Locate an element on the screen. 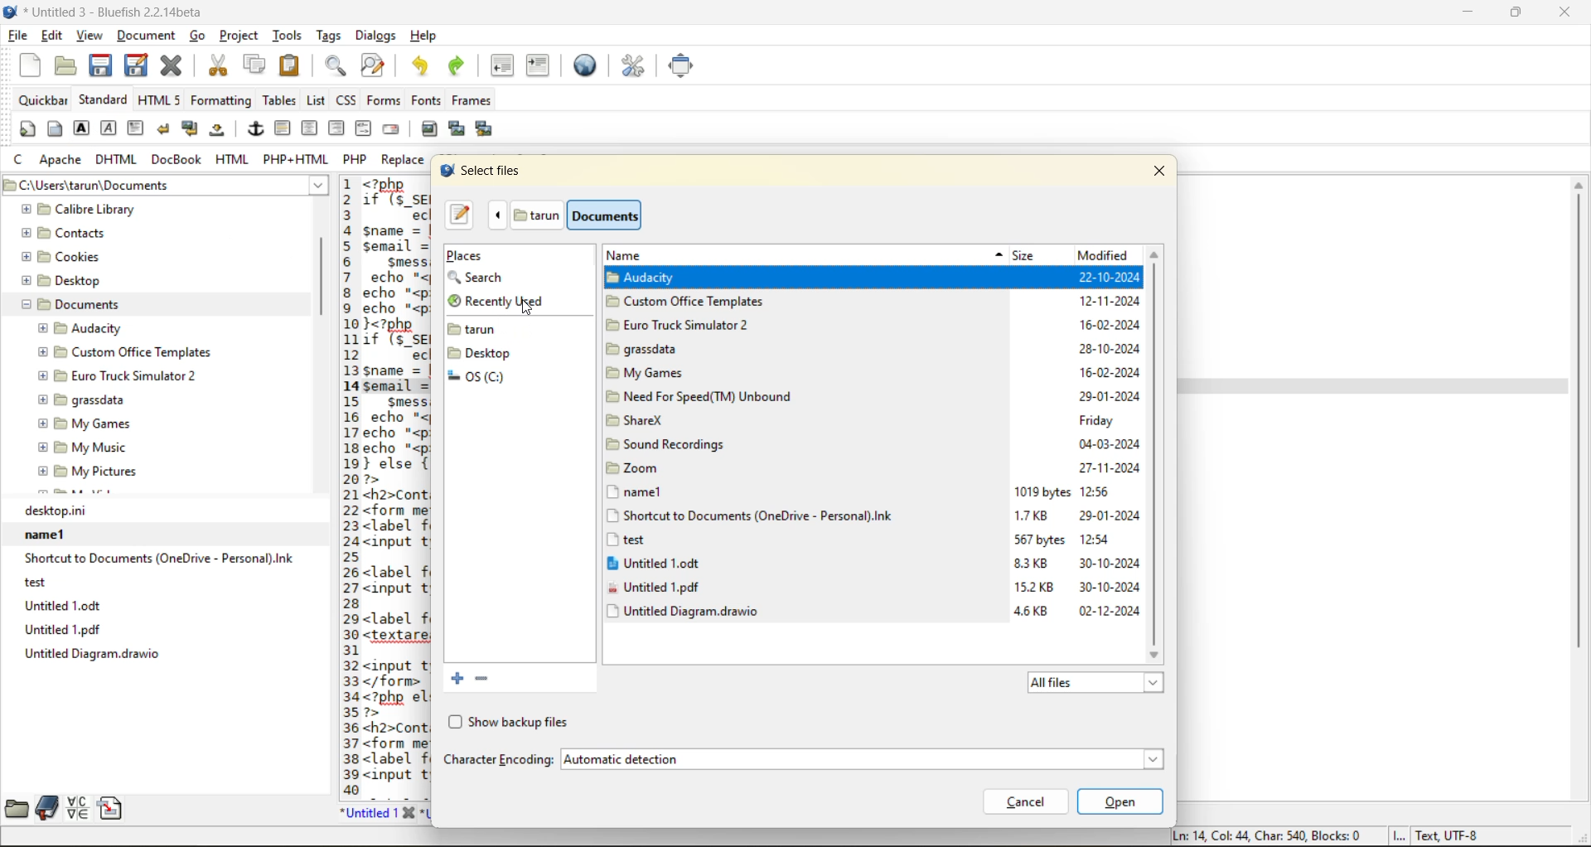 Image resolution: width=1591 pixels, height=847 pixels. html 5 is located at coordinates (160, 100).